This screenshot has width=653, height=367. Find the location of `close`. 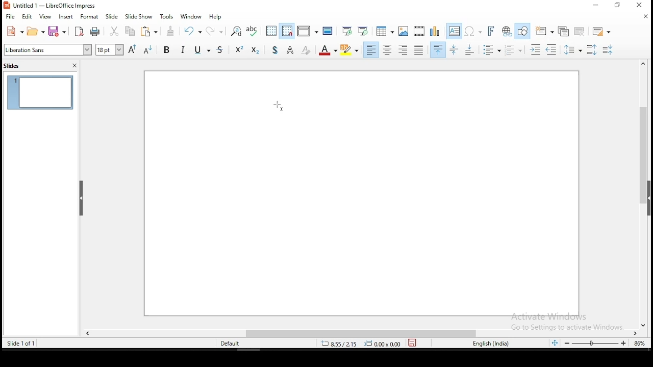

close is located at coordinates (643, 17).